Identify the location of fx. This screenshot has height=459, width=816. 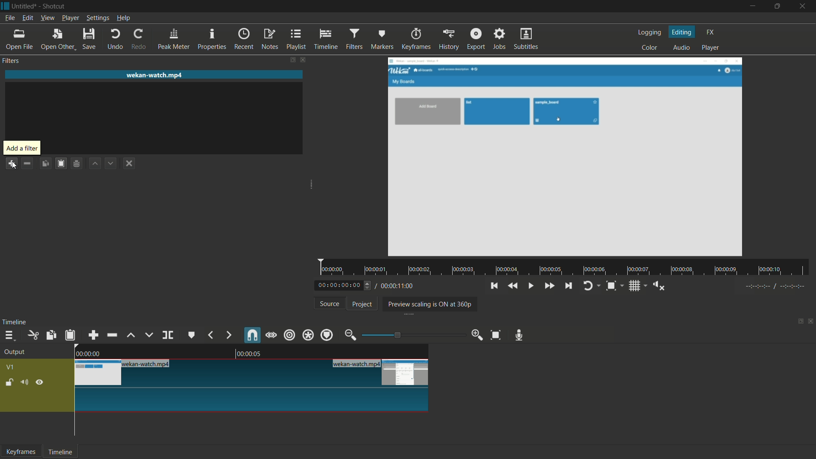
(711, 33).